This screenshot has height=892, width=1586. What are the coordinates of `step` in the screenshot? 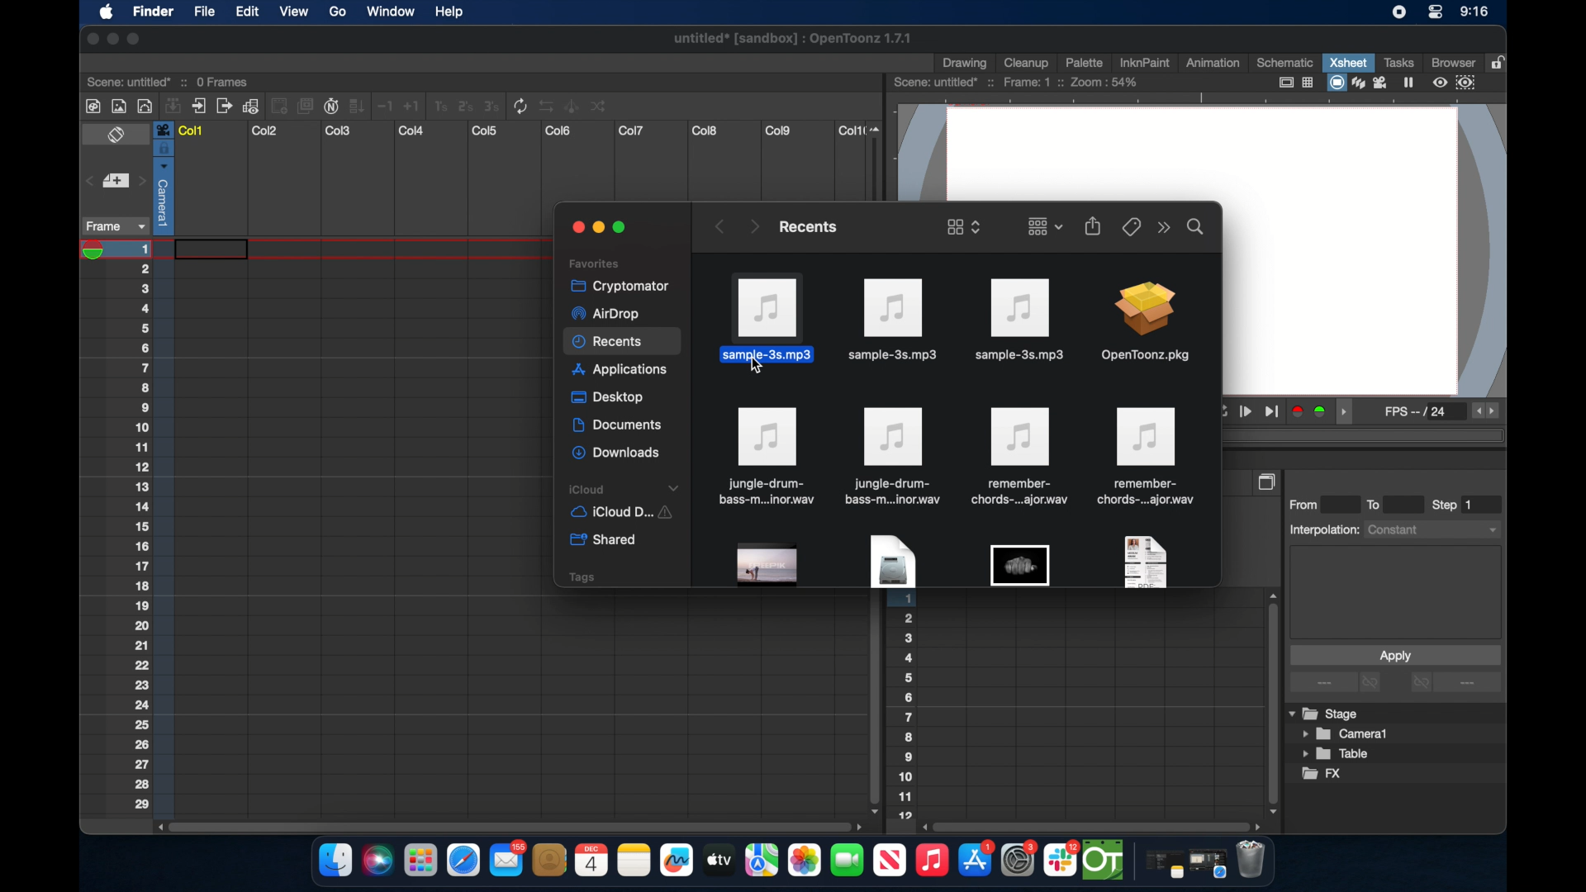 It's located at (1454, 505).